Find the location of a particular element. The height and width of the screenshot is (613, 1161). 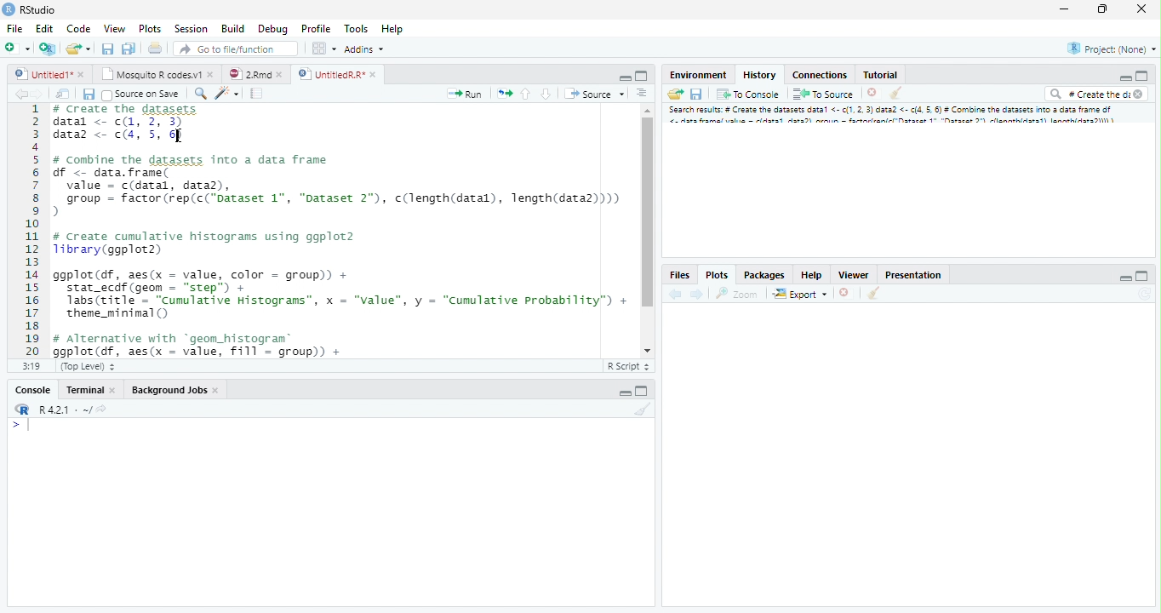

# Create the di is located at coordinates (1095, 95).